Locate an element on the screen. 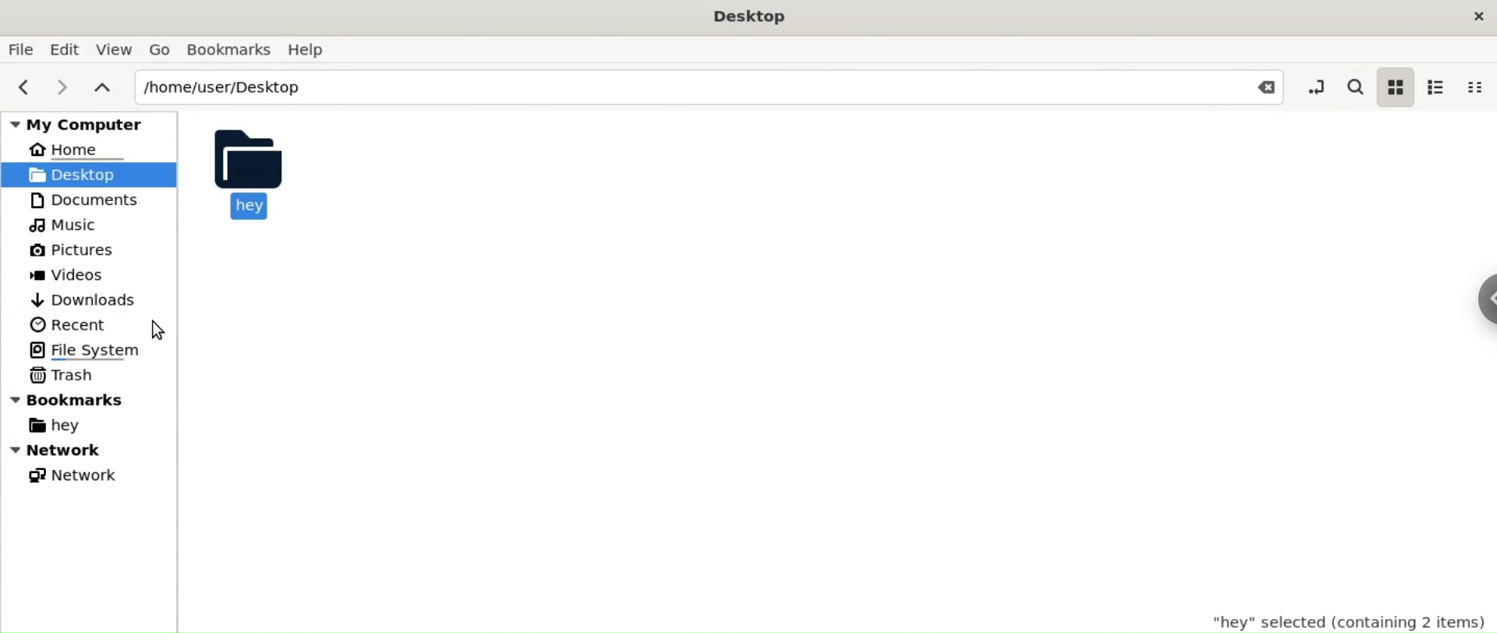 Image resolution: width=1497 pixels, height=633 pixels. Home is located at coordinates (76, 149).